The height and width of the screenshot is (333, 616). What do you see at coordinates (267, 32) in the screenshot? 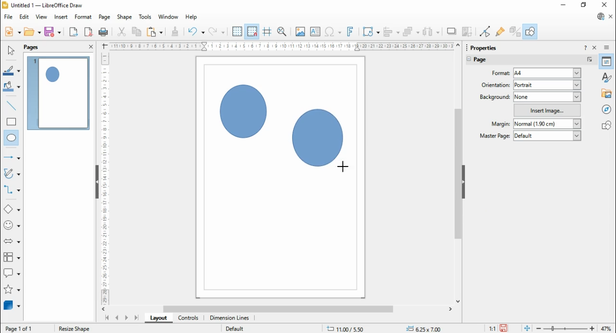
I see `helplines while moving` at bounding box center [267, 32].